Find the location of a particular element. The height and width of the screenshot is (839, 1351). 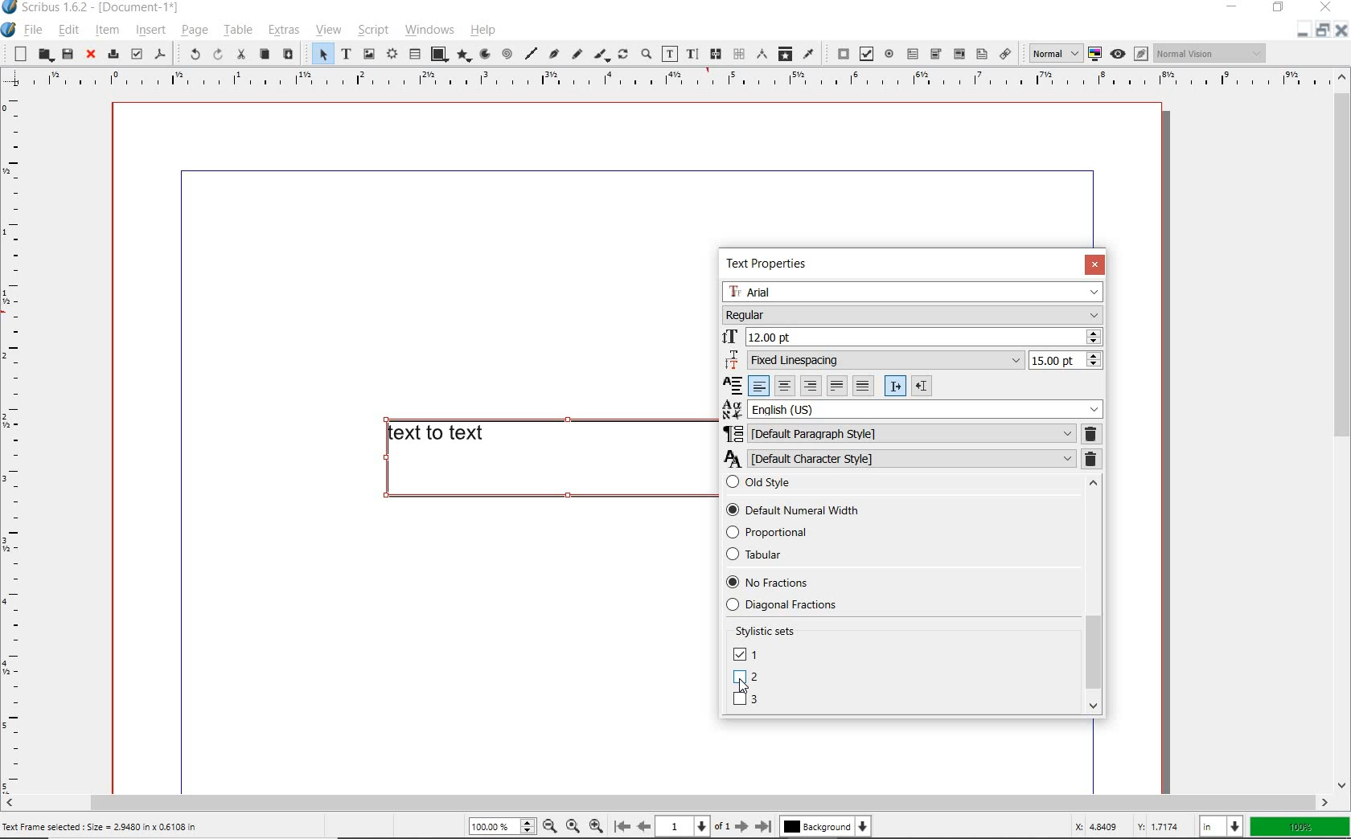

Close is located at coordinates (1340, 32).